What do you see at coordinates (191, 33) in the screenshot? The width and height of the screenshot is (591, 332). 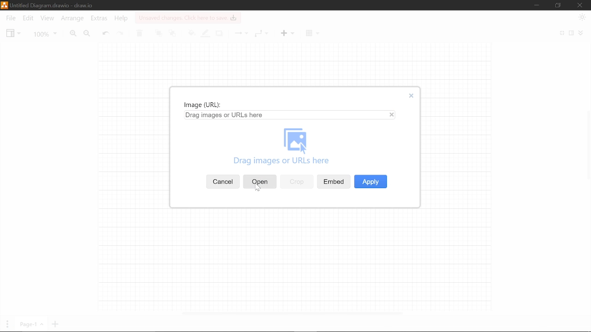 I see `Fill color` at bounding box center [191, 33].